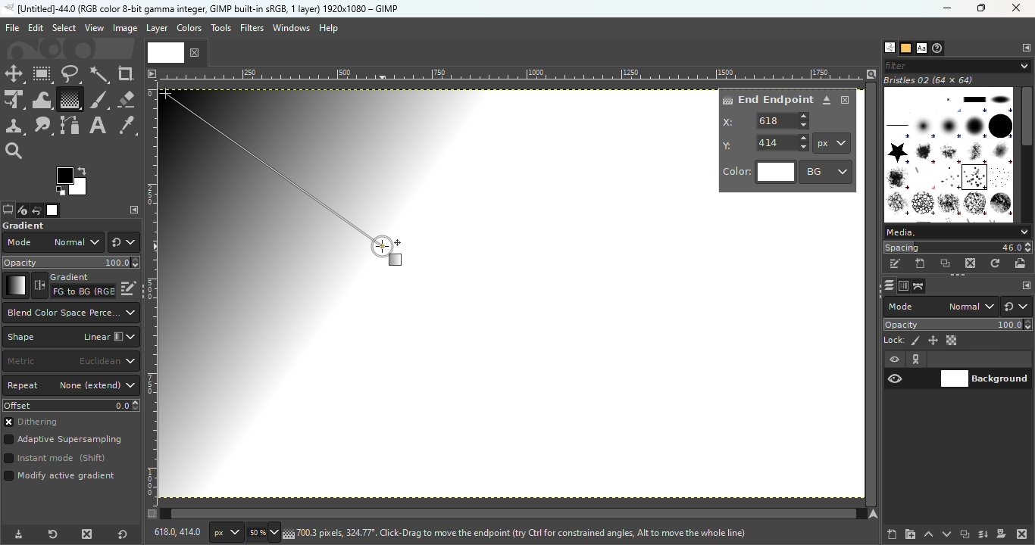  What do you see at coordinates (51, 535) in the screenshot?
I see `Reset tool preset` at bounding box center [51, 535].